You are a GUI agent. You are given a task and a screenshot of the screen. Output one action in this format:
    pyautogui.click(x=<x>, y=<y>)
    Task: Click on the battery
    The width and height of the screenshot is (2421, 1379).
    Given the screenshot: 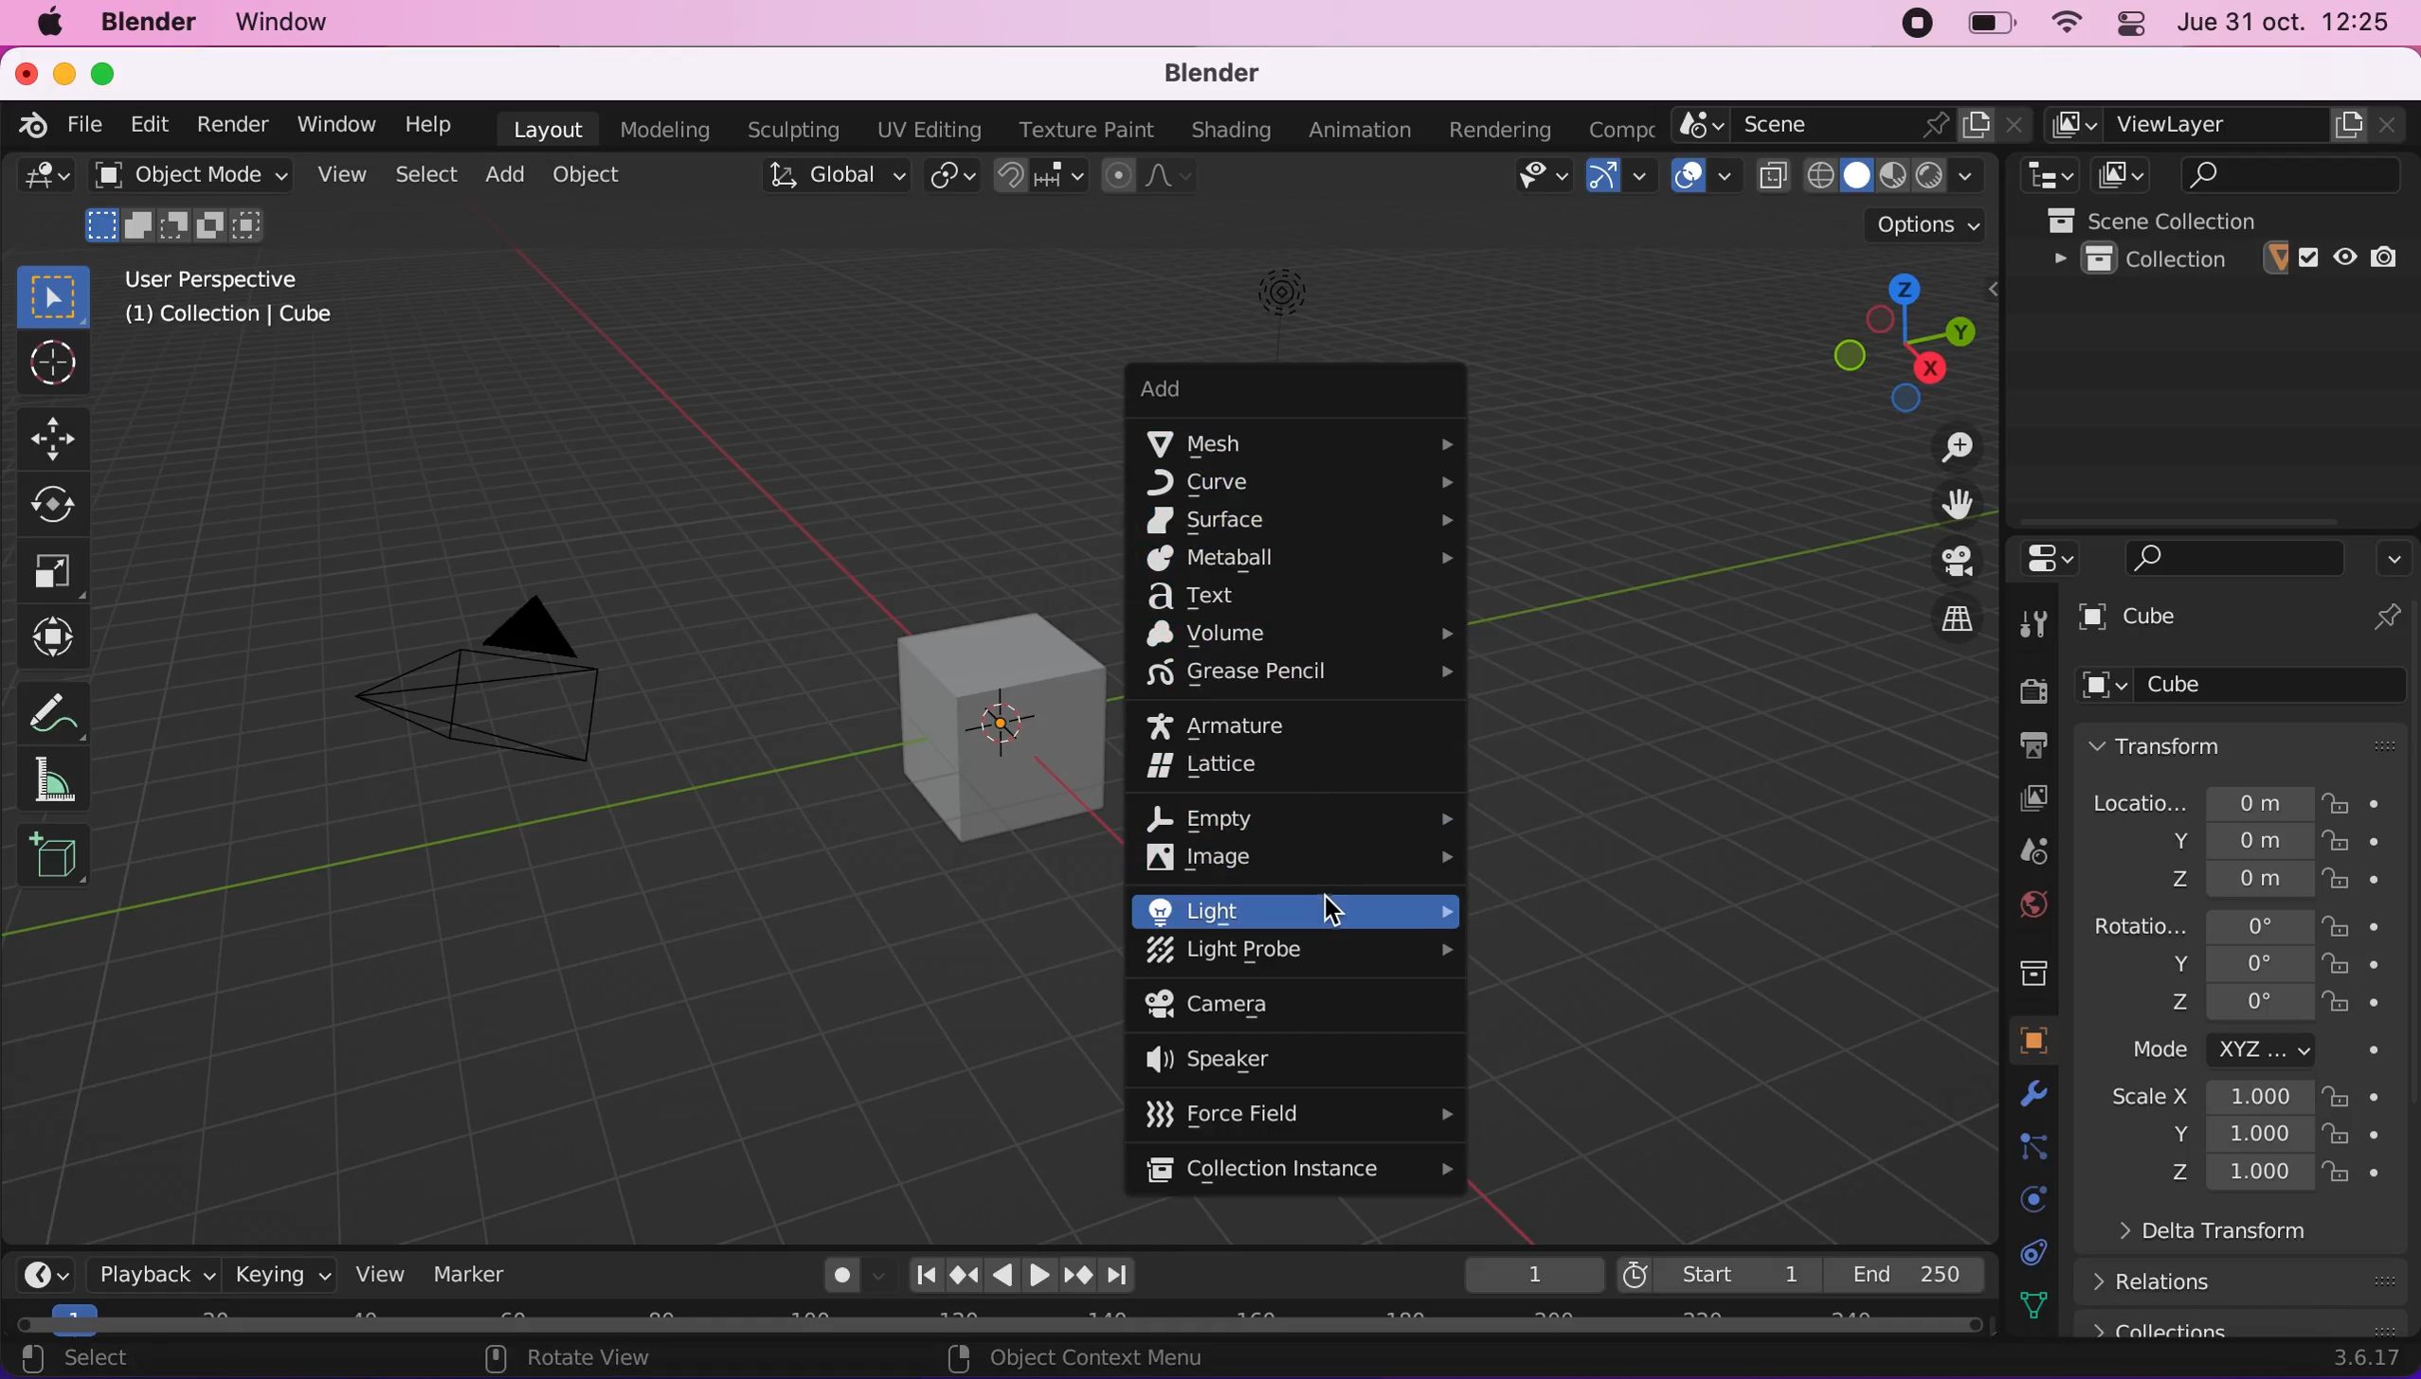 What is the action you would take?
    pyautogui.click(x=1985, y=25)
    